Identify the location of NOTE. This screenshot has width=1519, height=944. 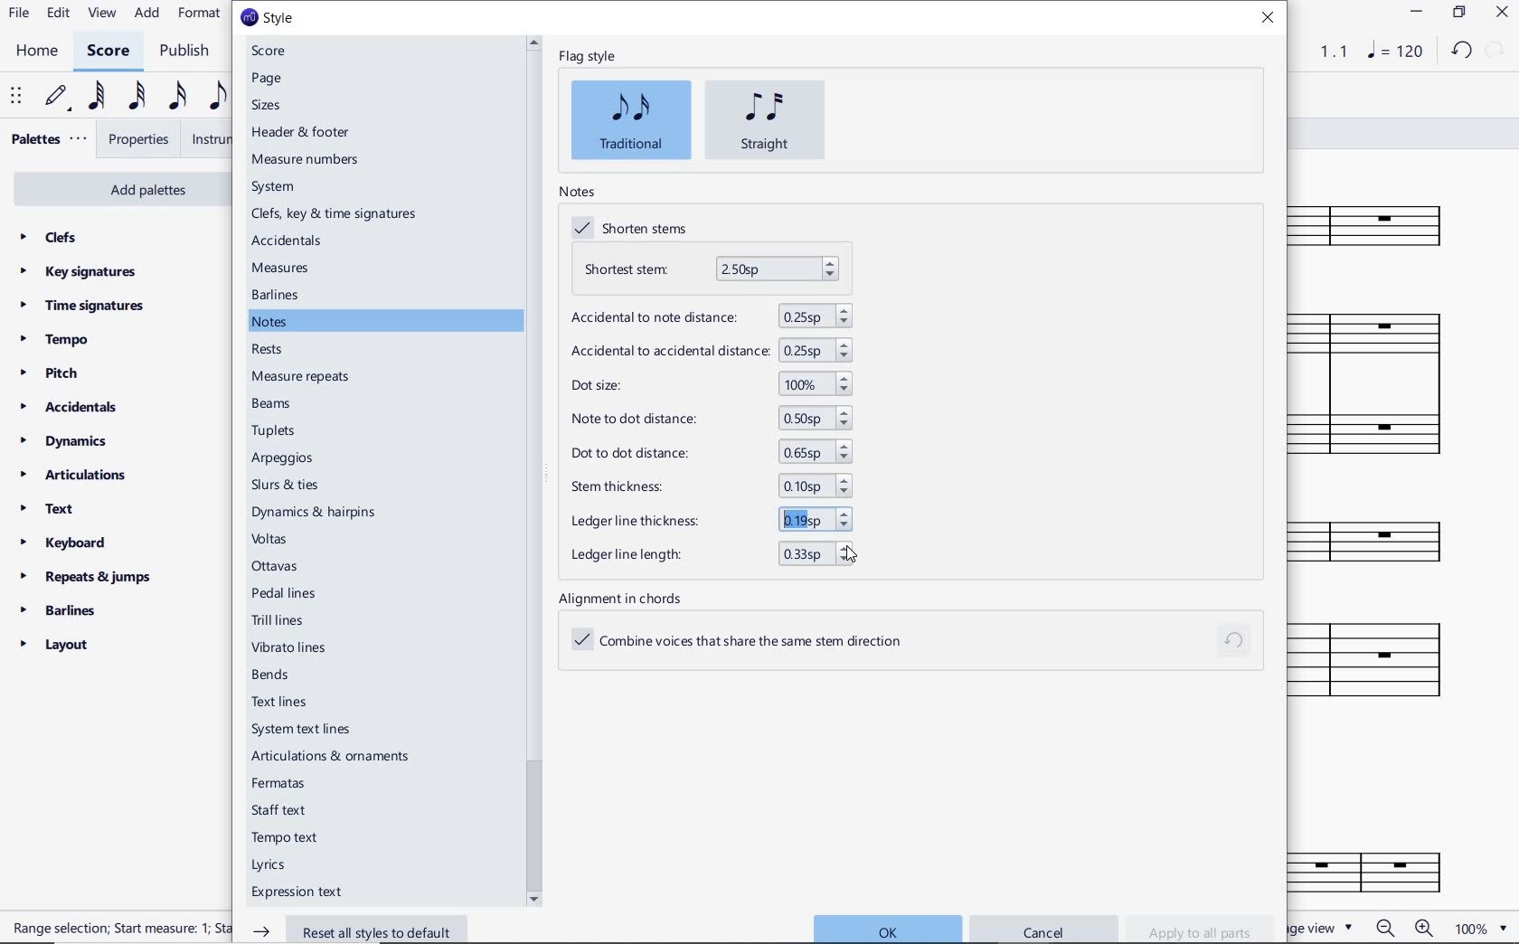
(1396, 50).